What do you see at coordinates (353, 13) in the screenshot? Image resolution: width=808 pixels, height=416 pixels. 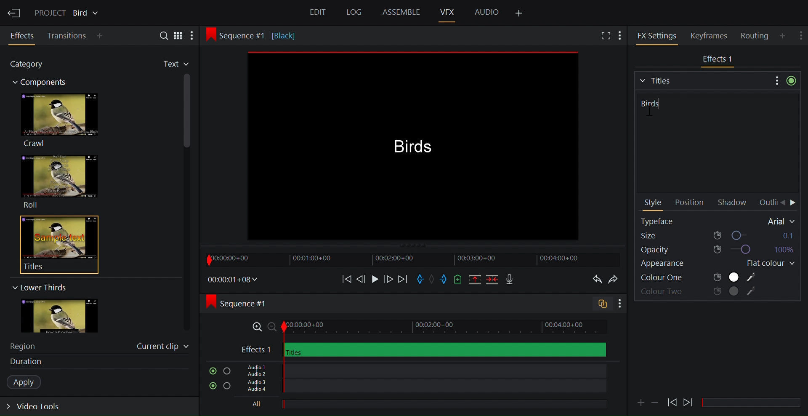 I see `Log` at bounding box center [353, 13].